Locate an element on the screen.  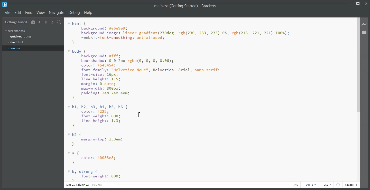
File is located at coordinates (7, 13).